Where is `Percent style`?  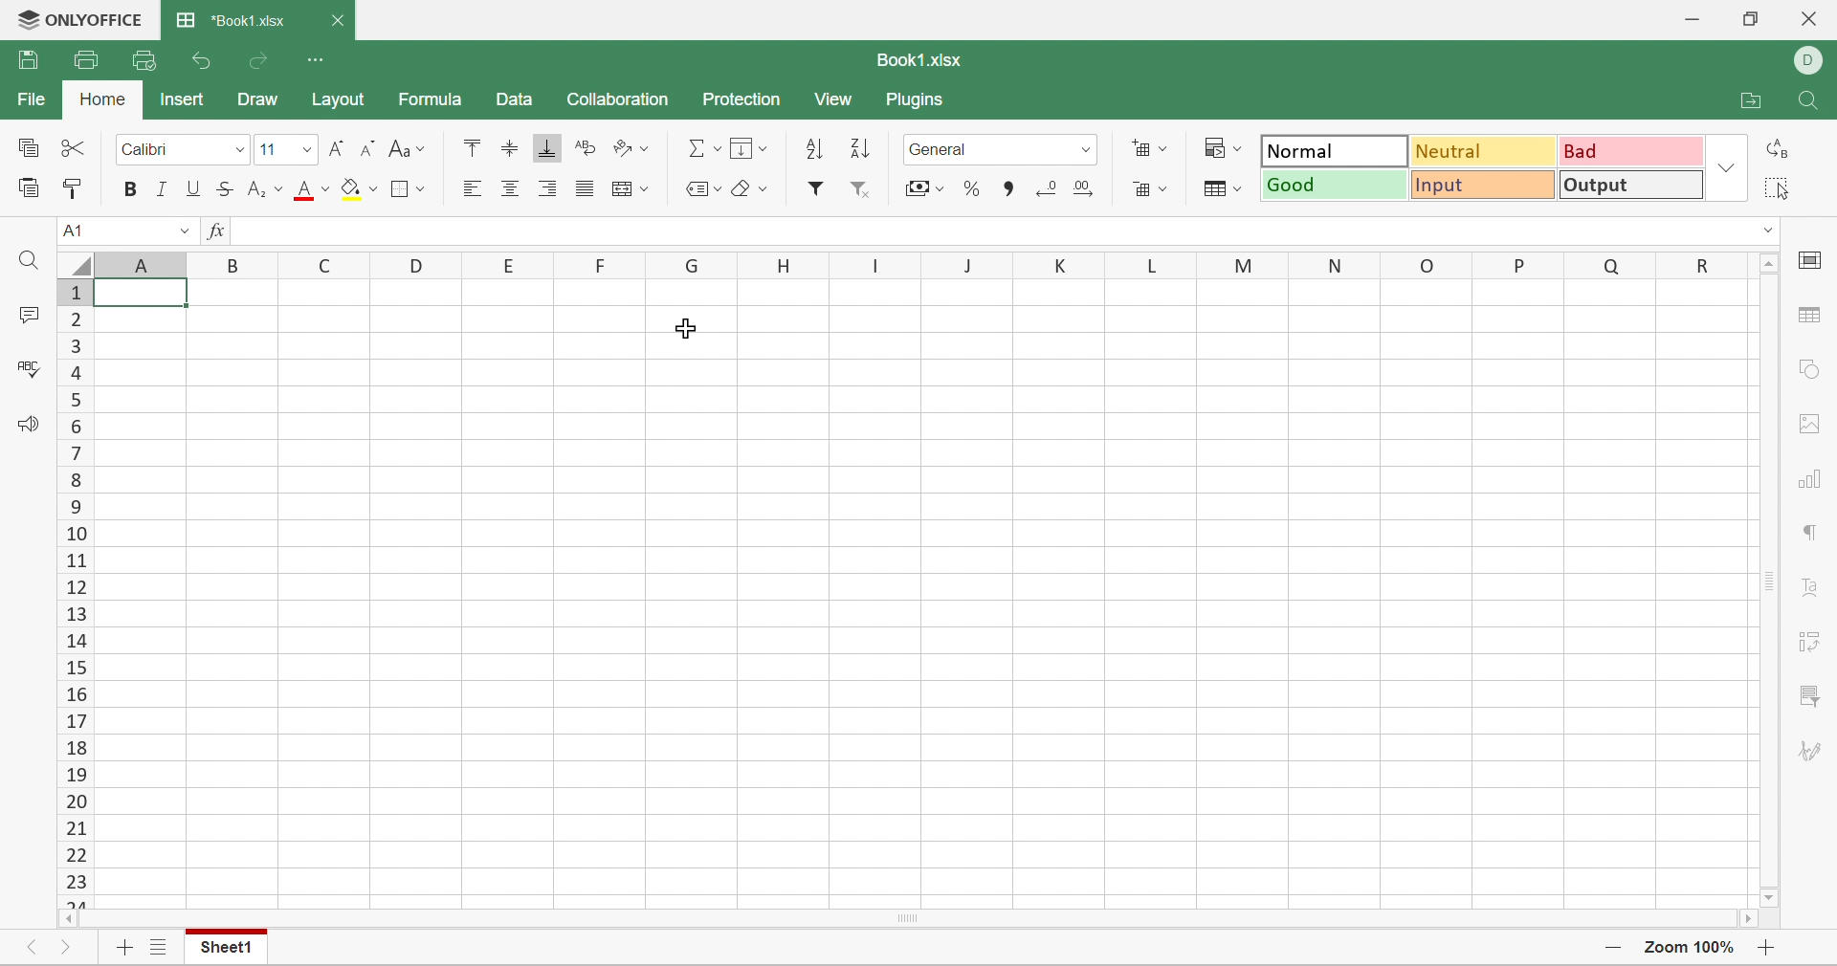 Percent style is located at coordinates (973, 190).